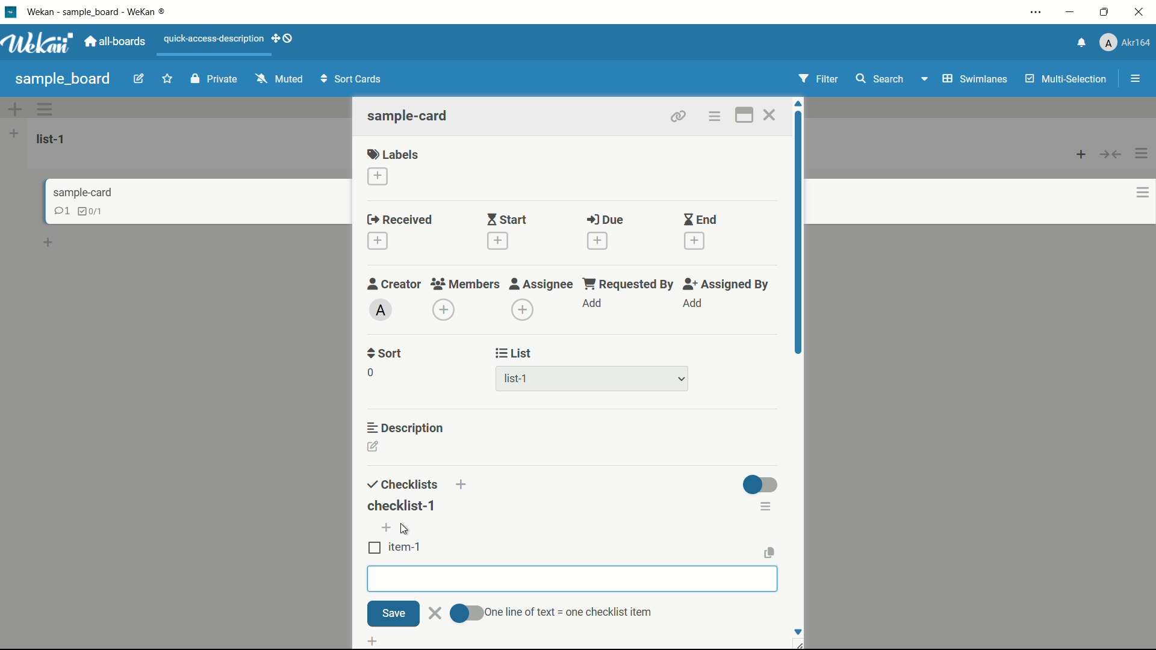 The height and width of the screenshot is (650, 1156). What do you see at coordinates (211, 78) in the screenshot?
I see `Private` at bounding box center [211, 78].